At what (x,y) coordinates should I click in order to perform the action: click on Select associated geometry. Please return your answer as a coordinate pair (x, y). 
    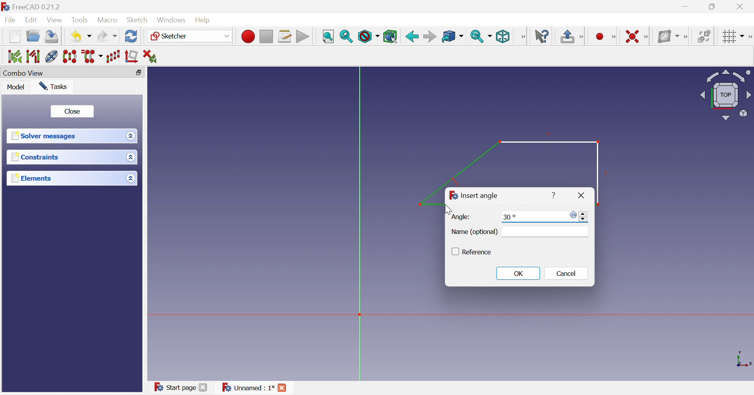
    Looking at the image, I should click on (33, 56).